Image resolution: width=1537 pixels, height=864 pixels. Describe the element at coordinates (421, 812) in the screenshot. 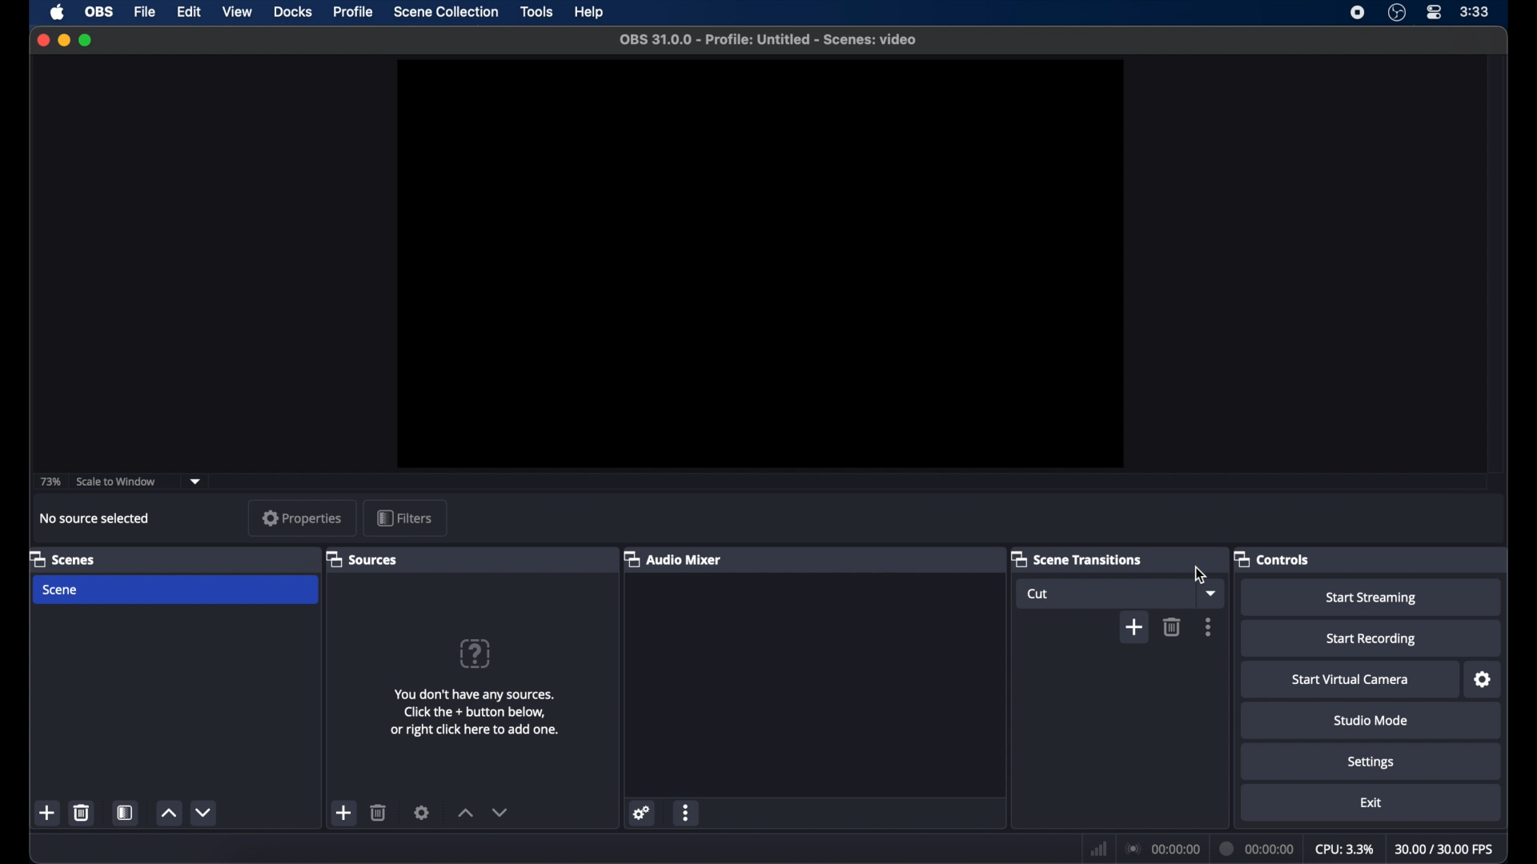

I see `settings` at that location.